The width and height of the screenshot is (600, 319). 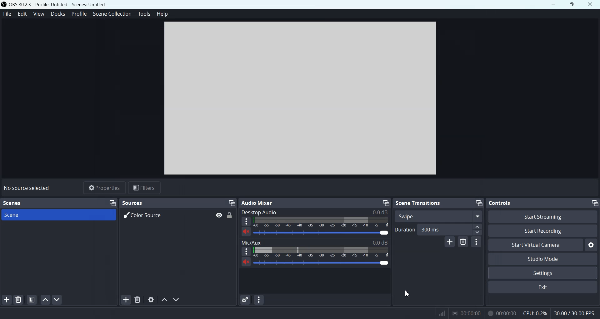 What do you see at coordinates (553, 4) in the screenshot?
I see `Minimize` at bounding box center [553, 4].